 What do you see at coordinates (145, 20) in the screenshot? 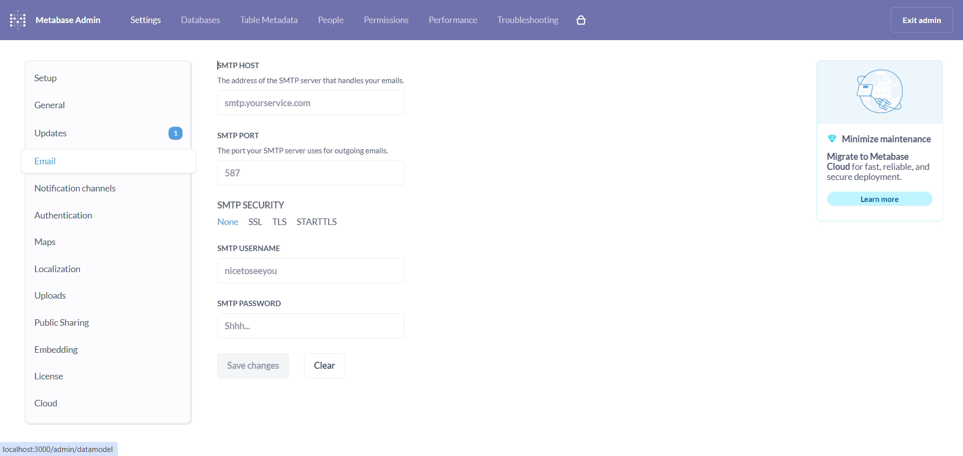
I see `settings` at bounding box center [145, 20].